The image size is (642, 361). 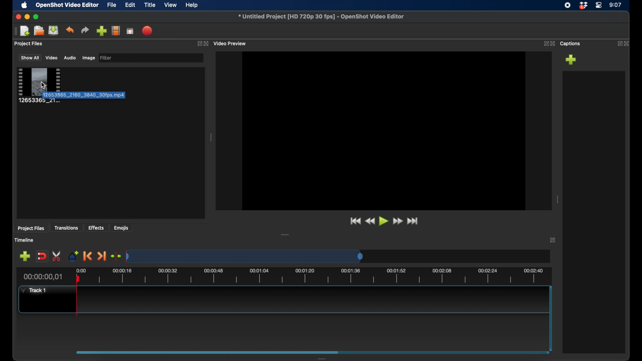 What do you see at coordinates (545, 44) in the screenshot?
I see `expand` at bounding box center [545, 44].